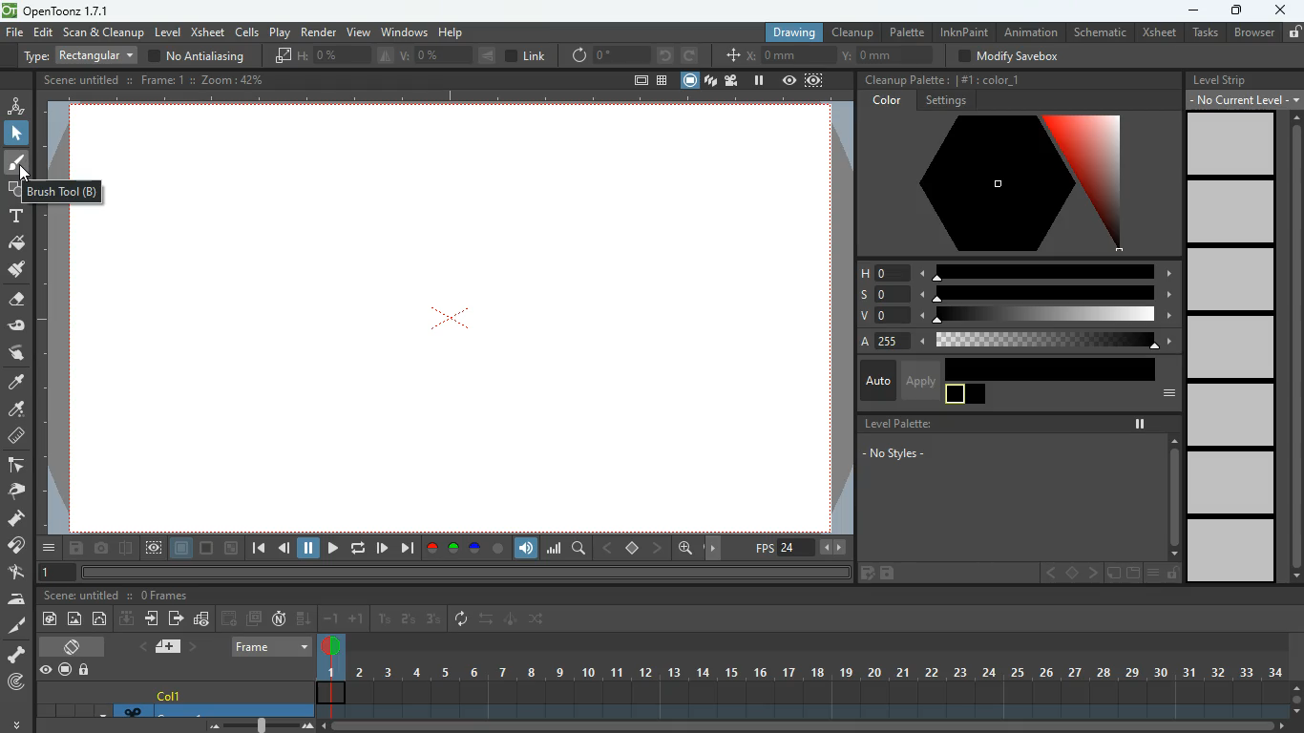 The width and height of the screenshot is (1304, 733). What do you see at coordinates (332, 550) in the screenshot?
I see `play` at bounding box center [332, 550].